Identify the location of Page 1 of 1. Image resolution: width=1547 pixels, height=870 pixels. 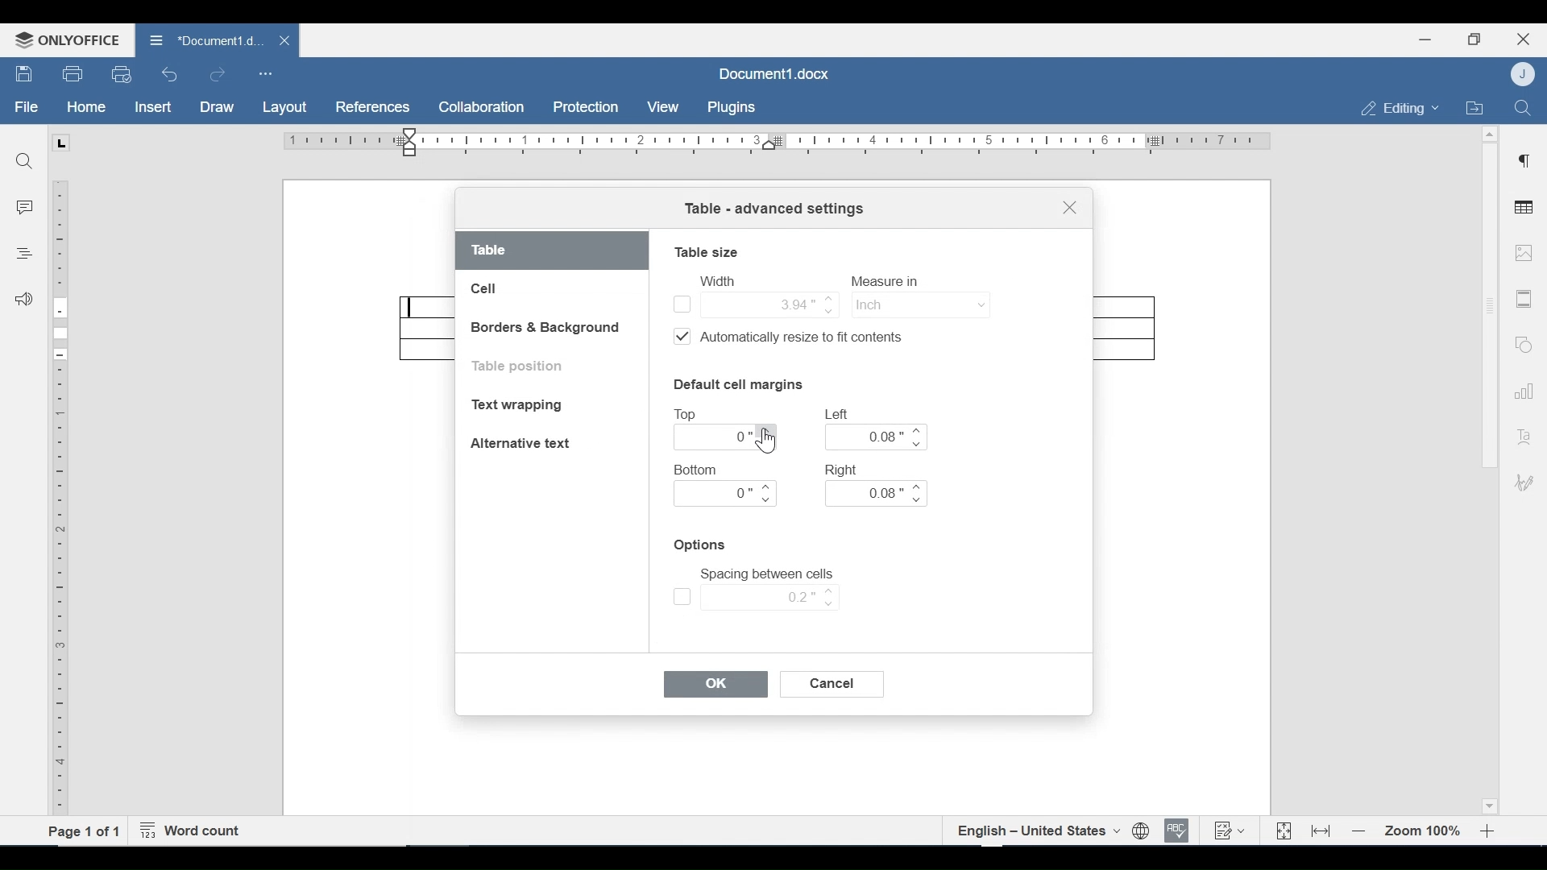
(85, 831).